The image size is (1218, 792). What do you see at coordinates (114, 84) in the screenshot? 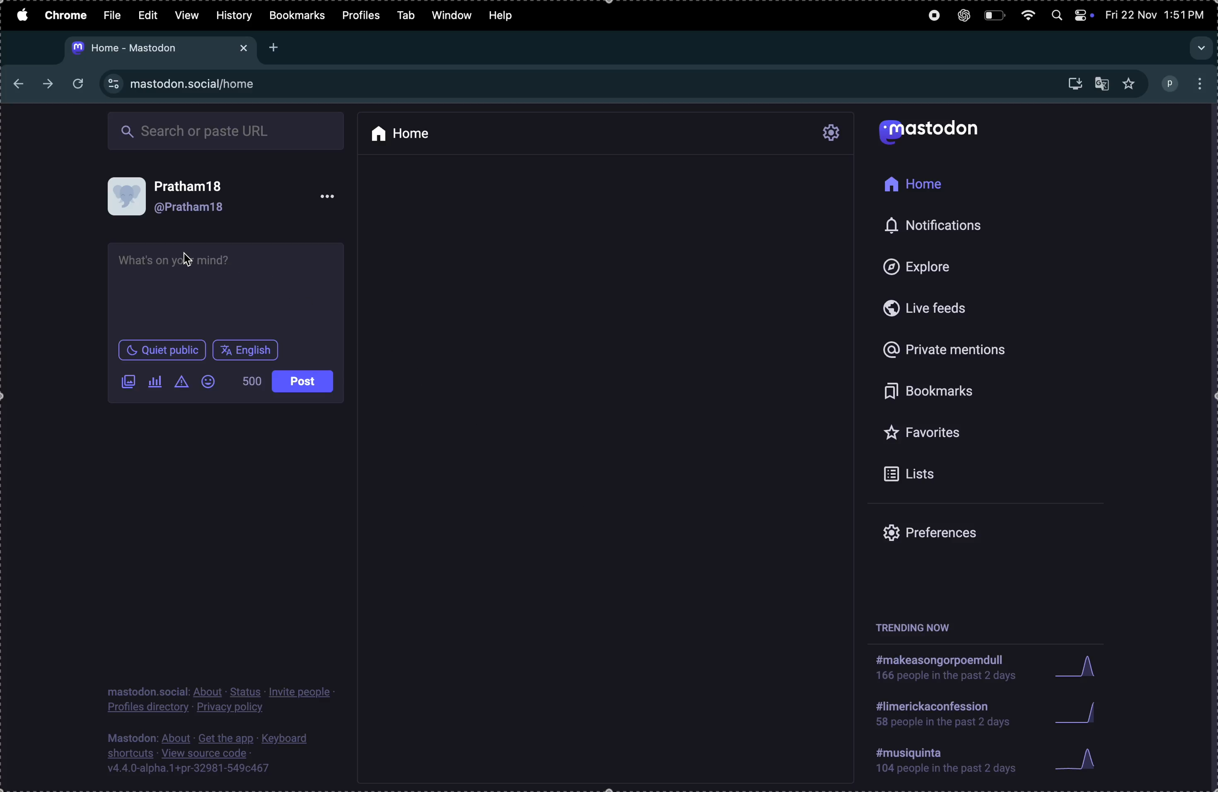
I see `view site information` at bounding box center [114, 84].